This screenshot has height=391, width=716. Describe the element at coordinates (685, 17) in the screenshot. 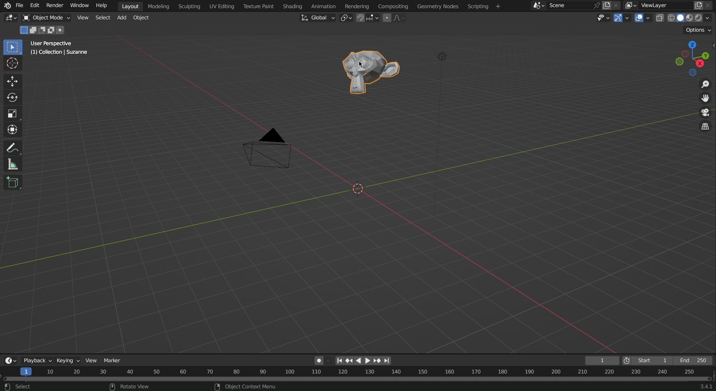

I see `Viewport Shading` at that location.